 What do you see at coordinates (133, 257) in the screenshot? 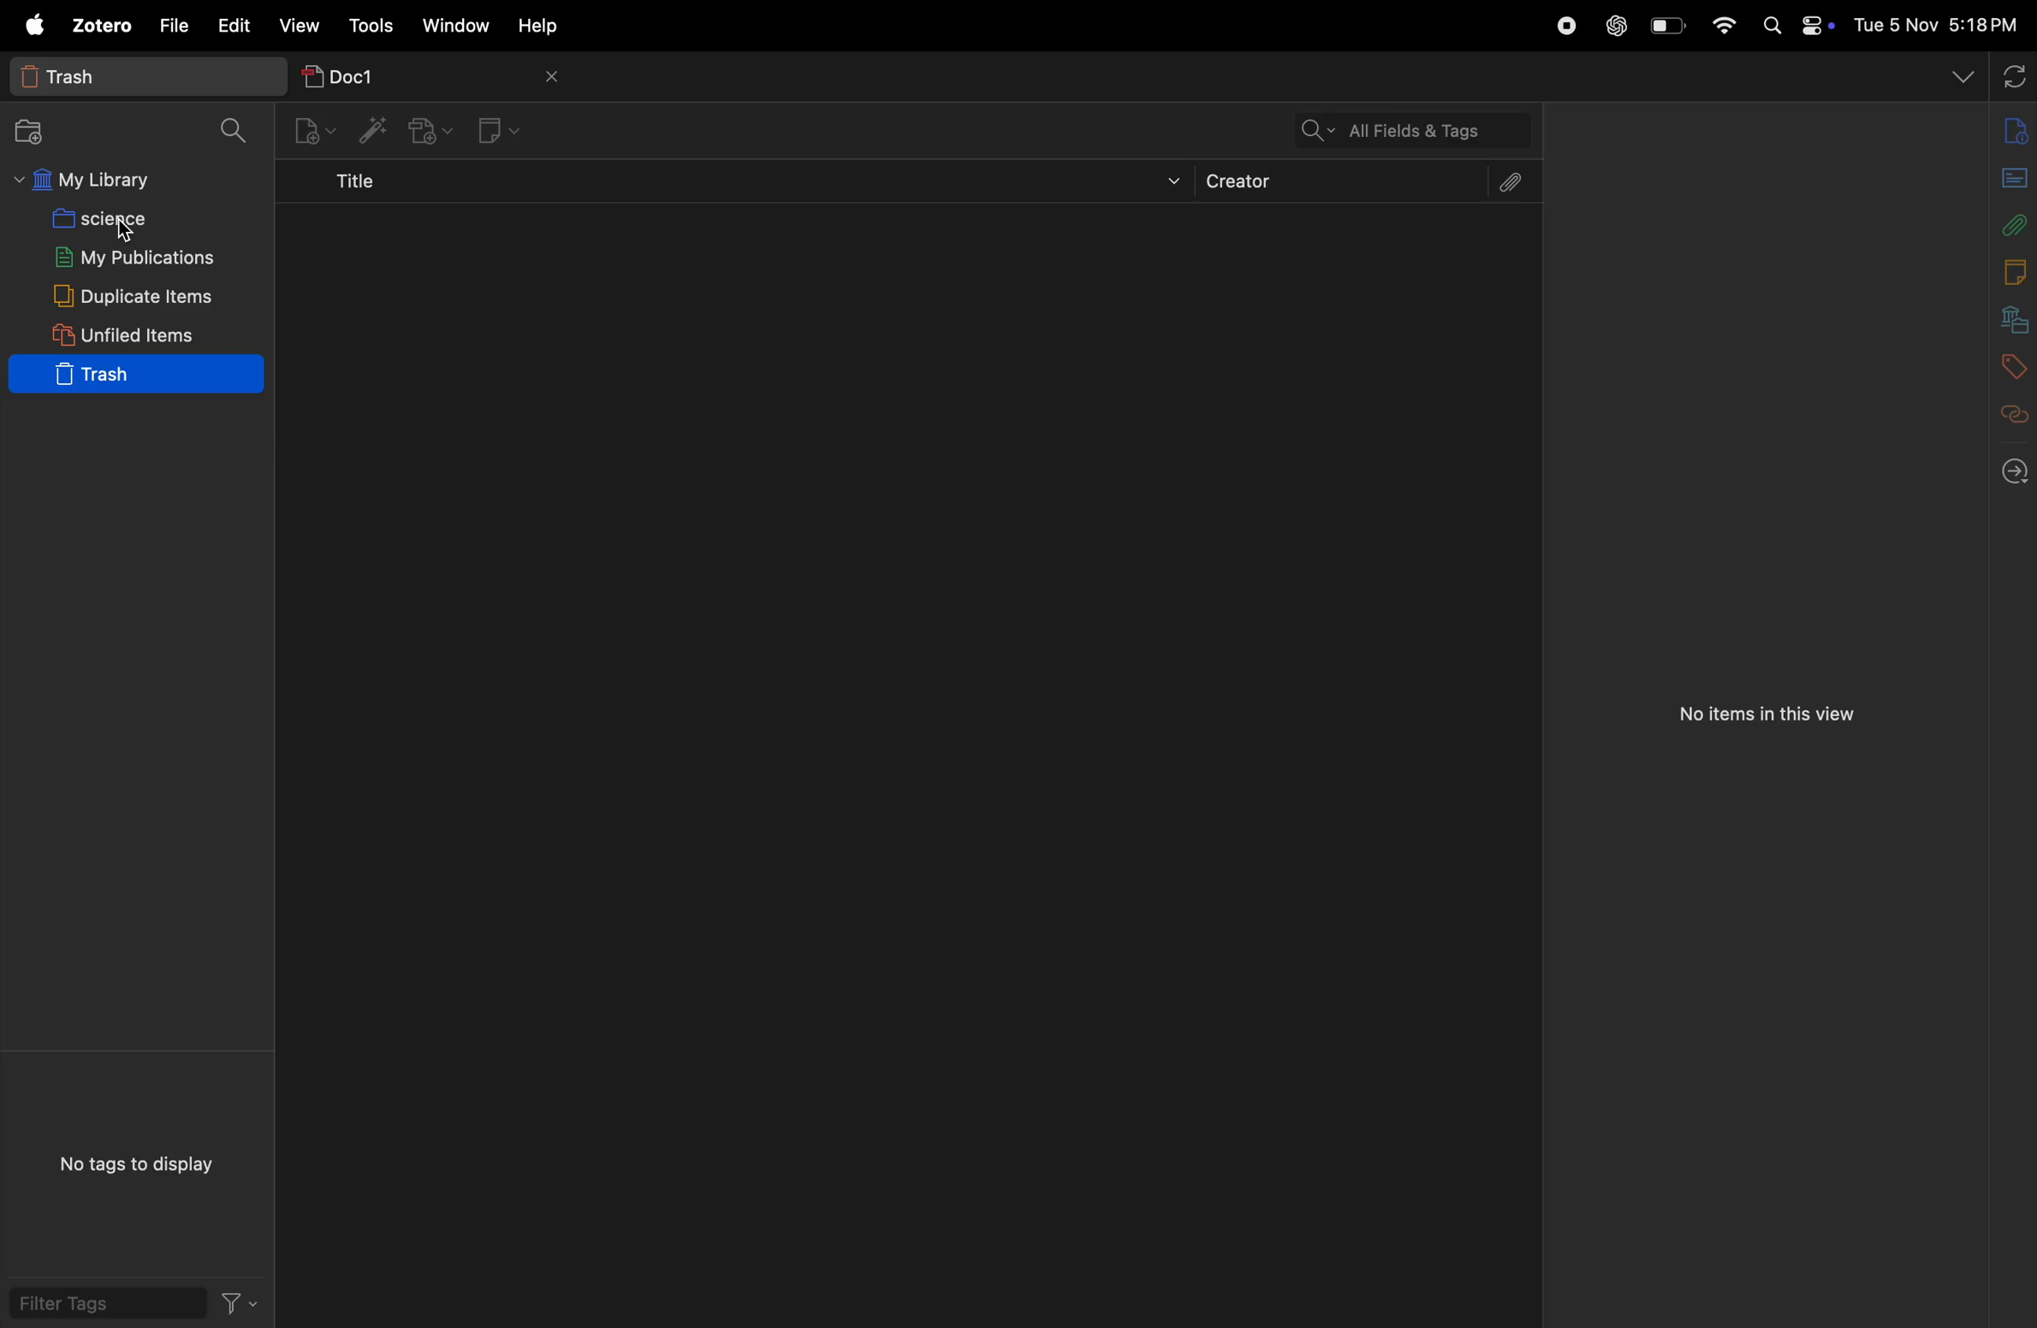
I see `my publications` at bounding box center [133, 257].